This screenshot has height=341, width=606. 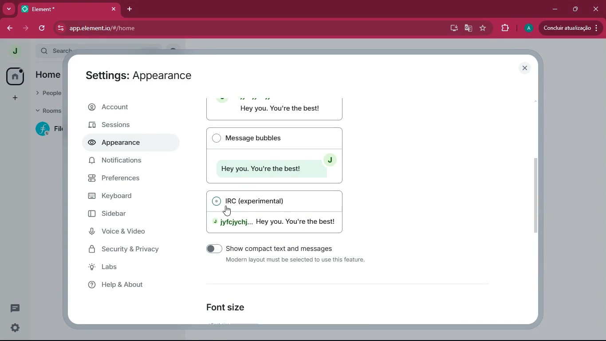 I want to click on close, so click(x=595, y=9).